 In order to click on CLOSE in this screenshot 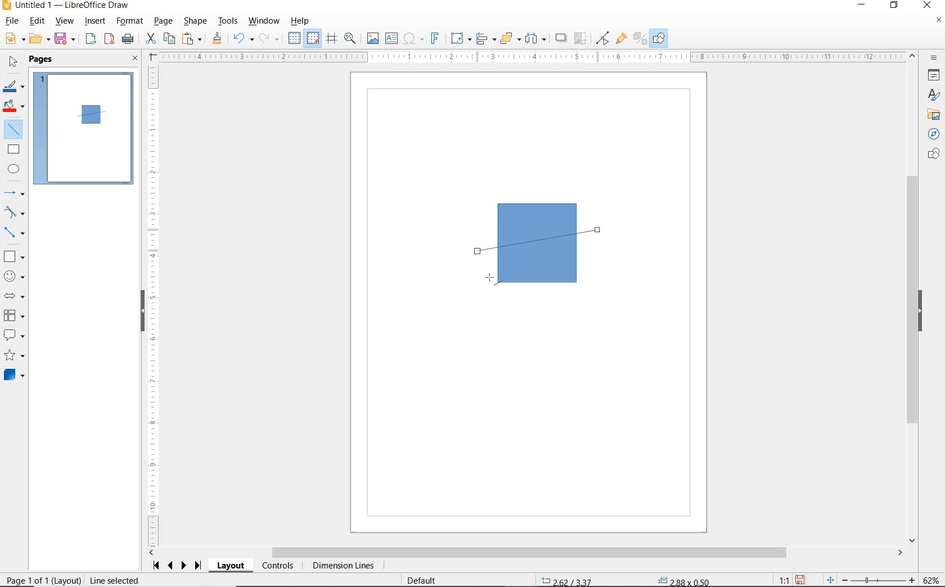, I will do `click(136, 59)`.